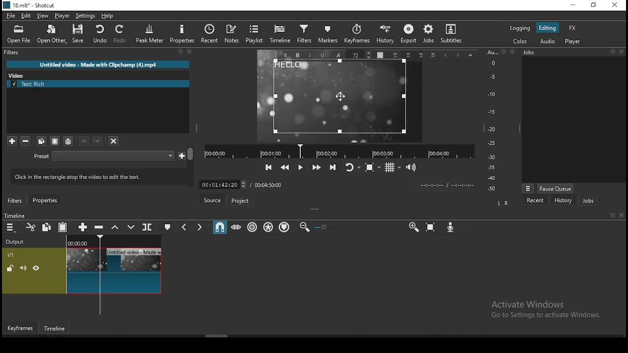  Describe the element at coordinates (21, 328) in the screenshot. I see `keyframes` at that location.